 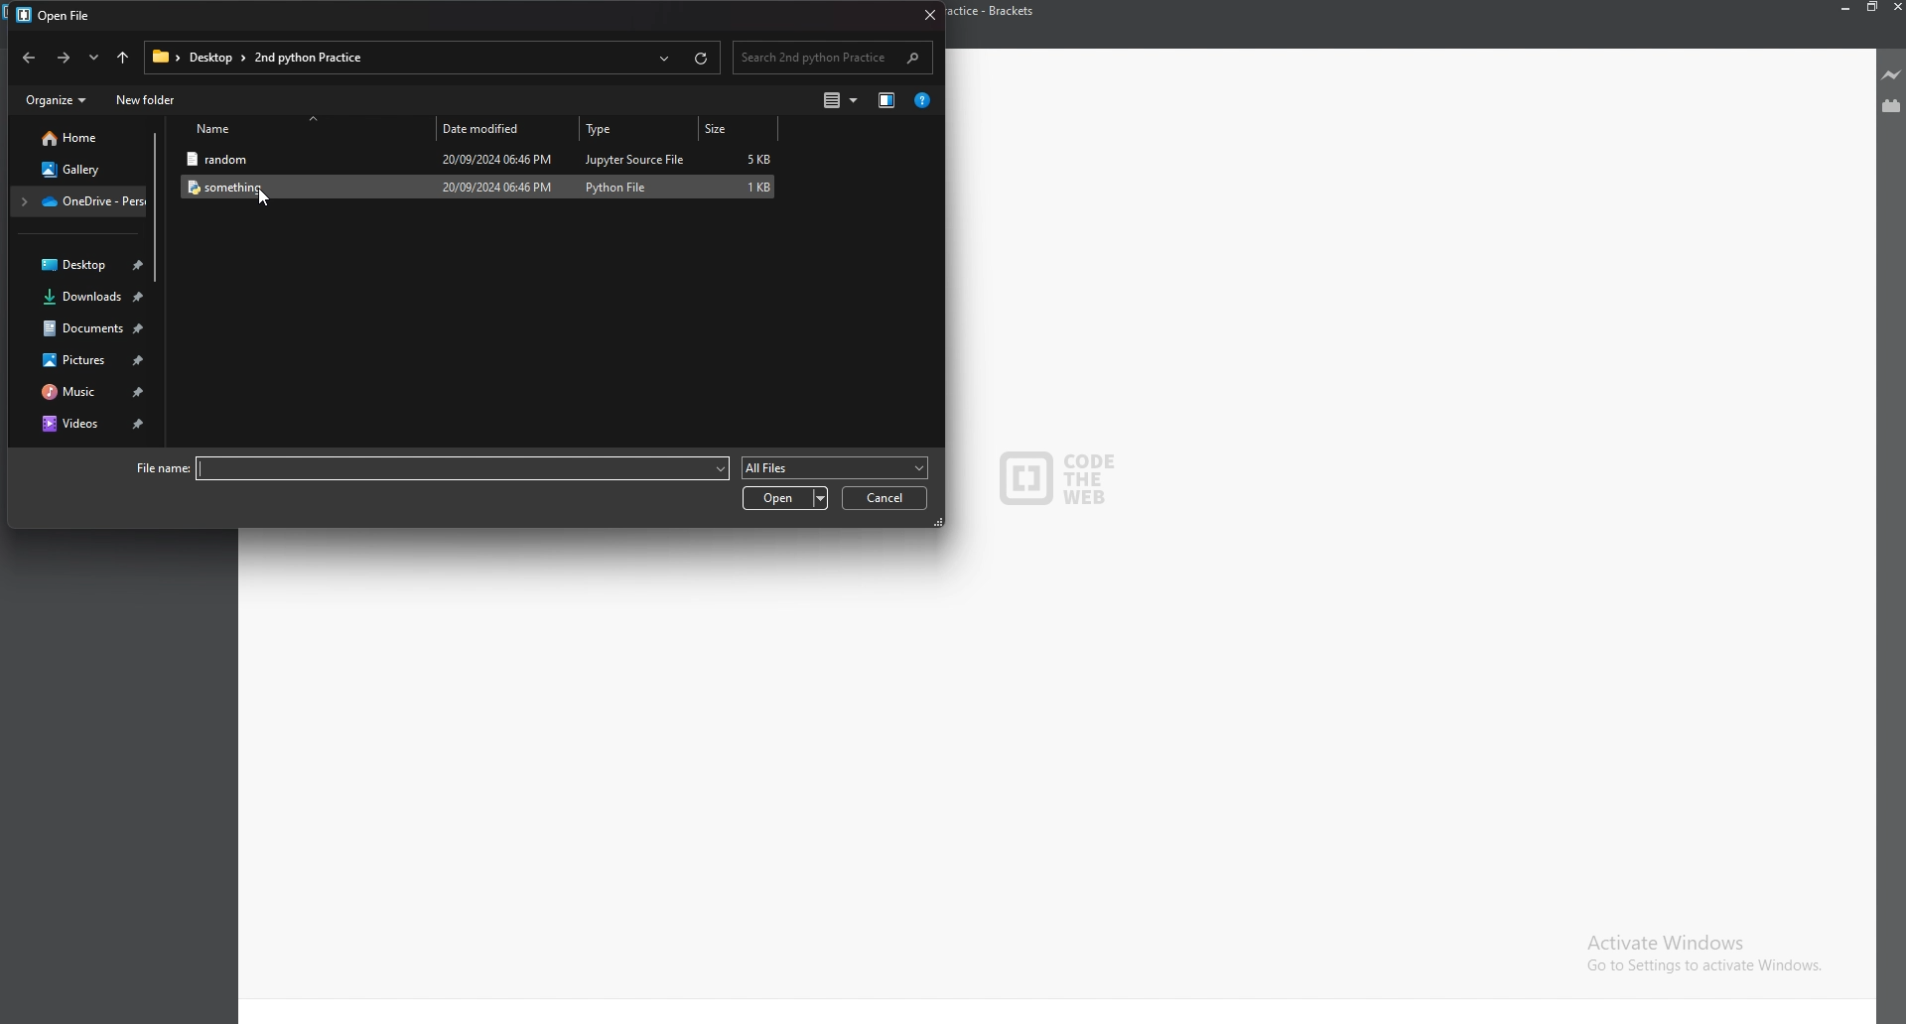 What do you see at coordinates (86, 423) in the screenshot?
I see `videos` at bounding box center [86, 423].